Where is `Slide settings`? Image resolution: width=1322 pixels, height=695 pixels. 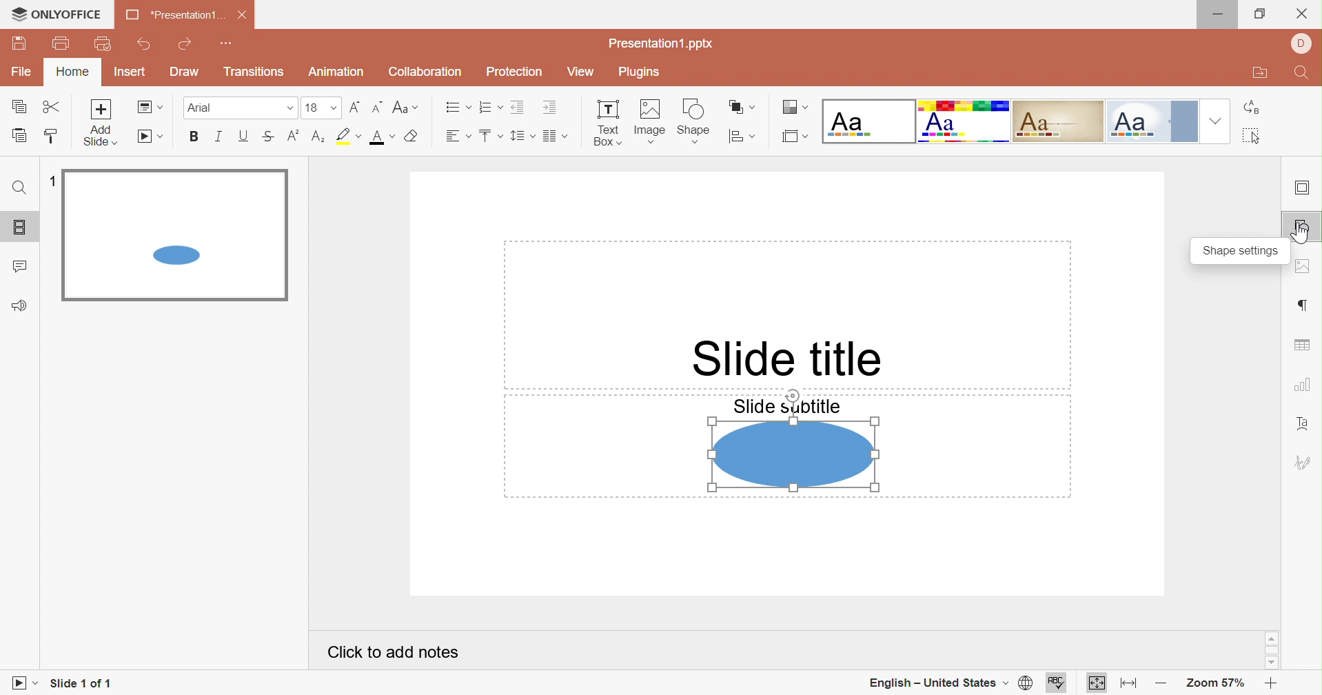 Slide settings is located at coordinates (1303, 188).